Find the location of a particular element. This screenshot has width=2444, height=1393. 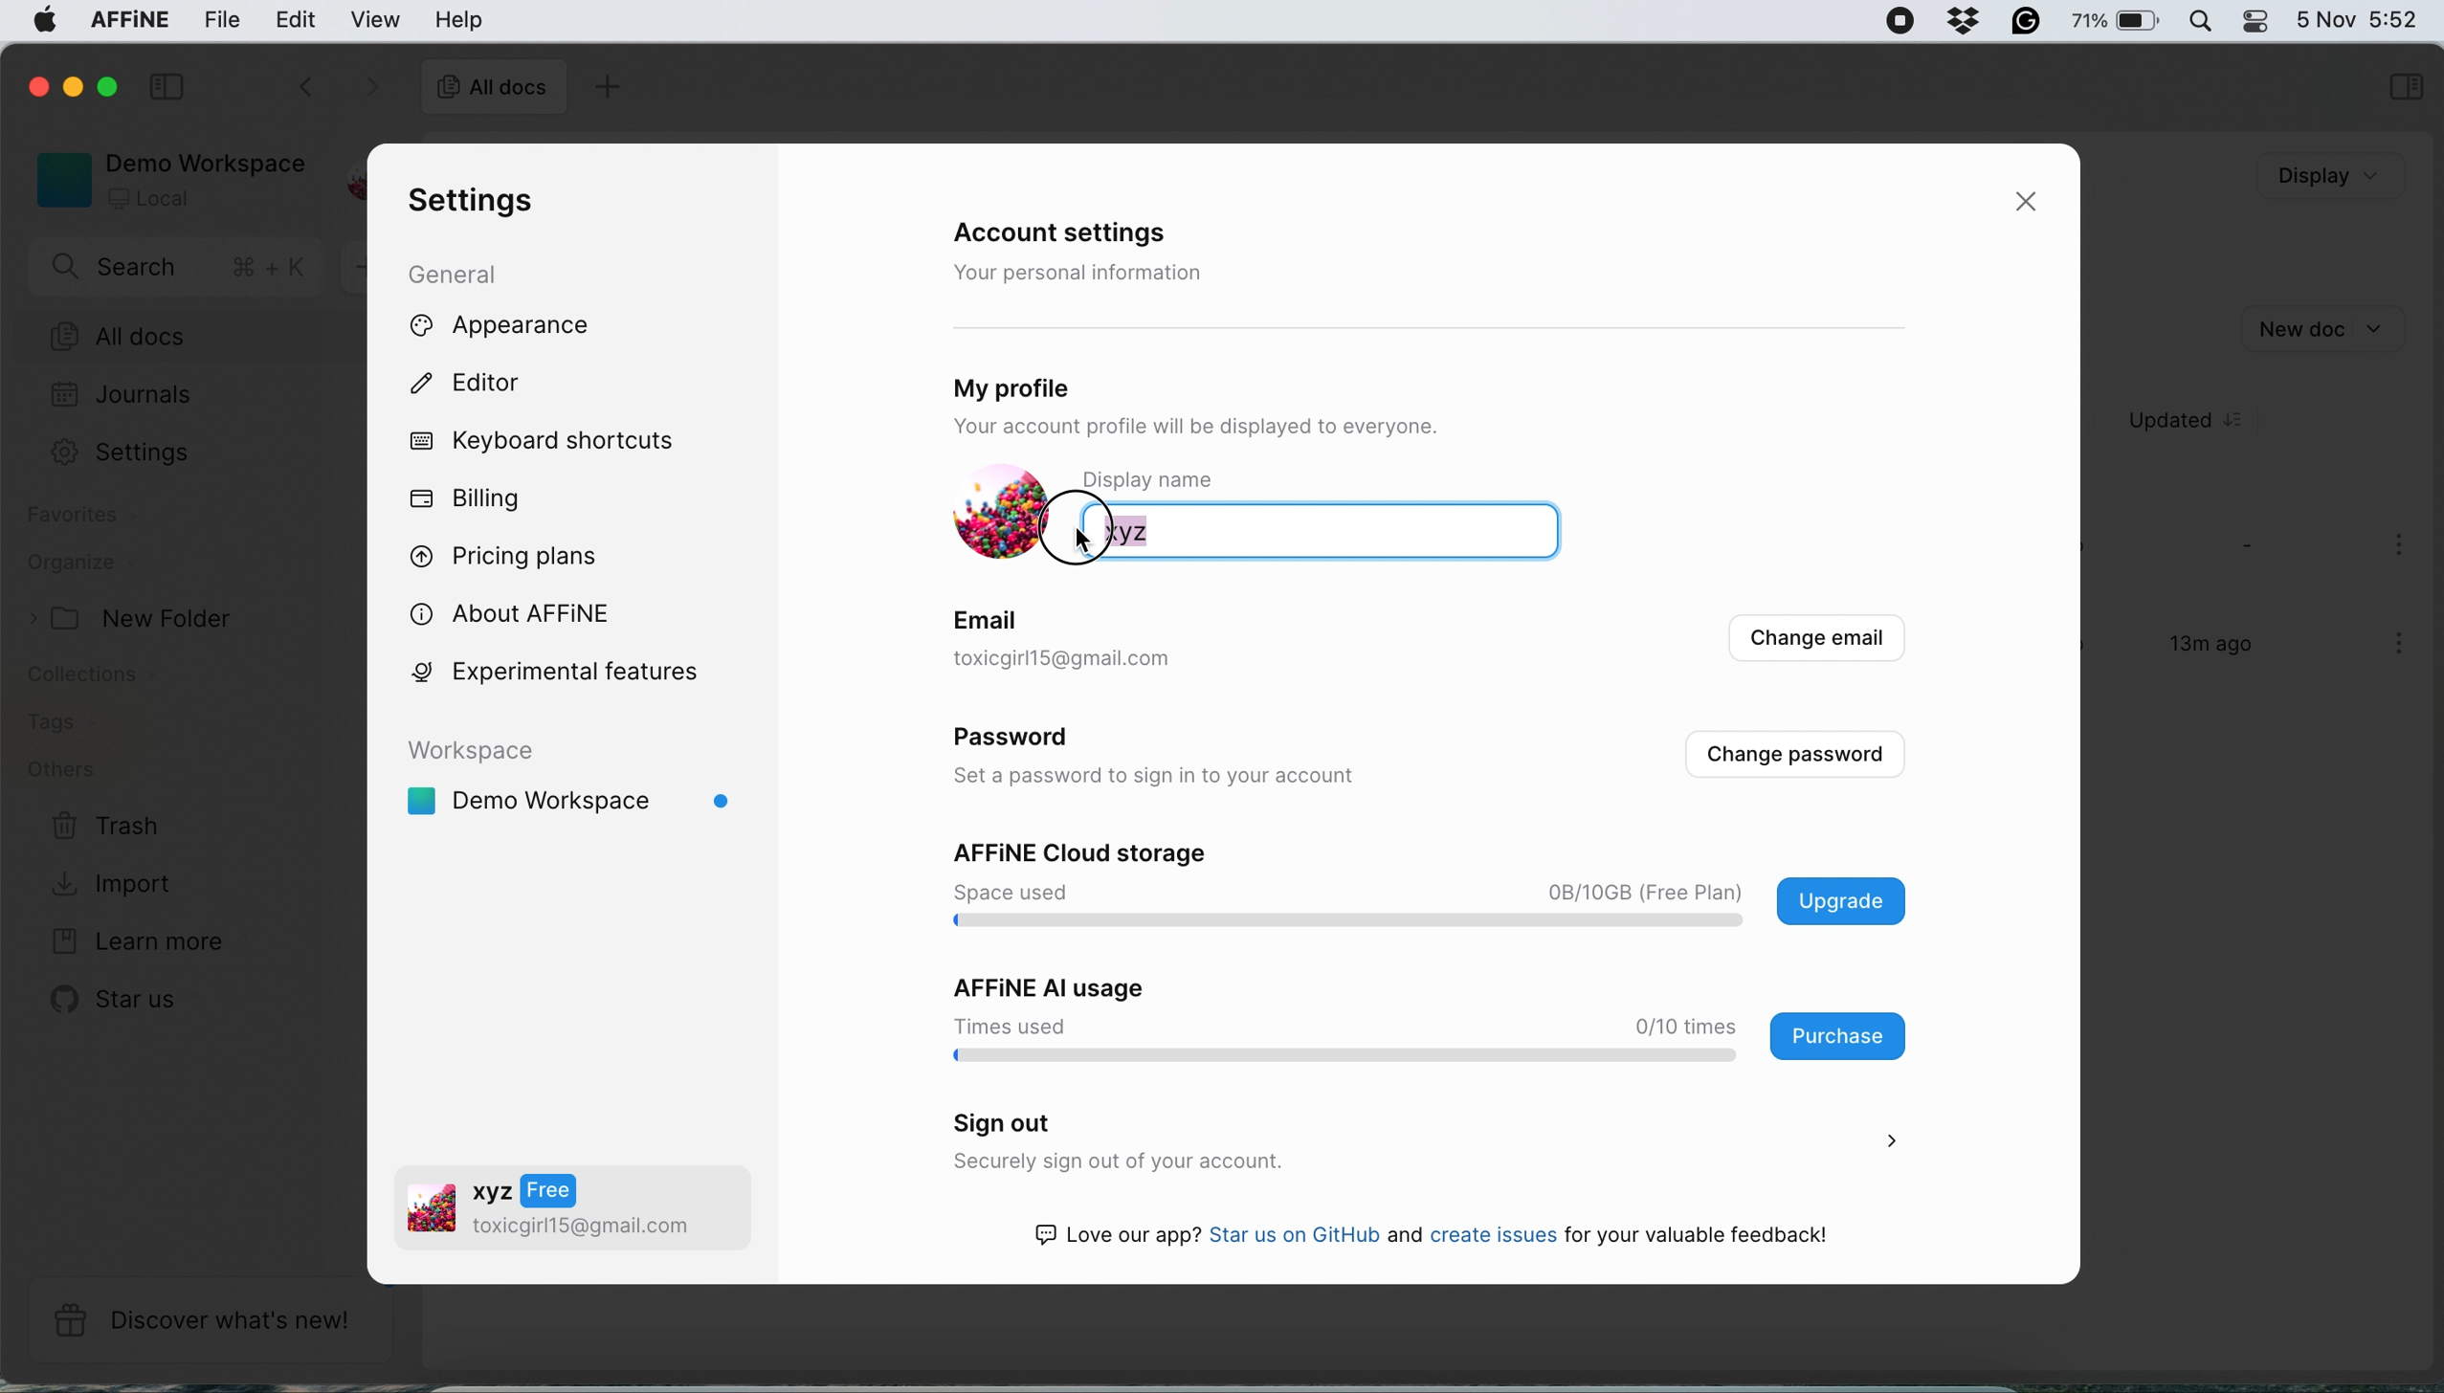

selections is located at coordinates (2405, 89).